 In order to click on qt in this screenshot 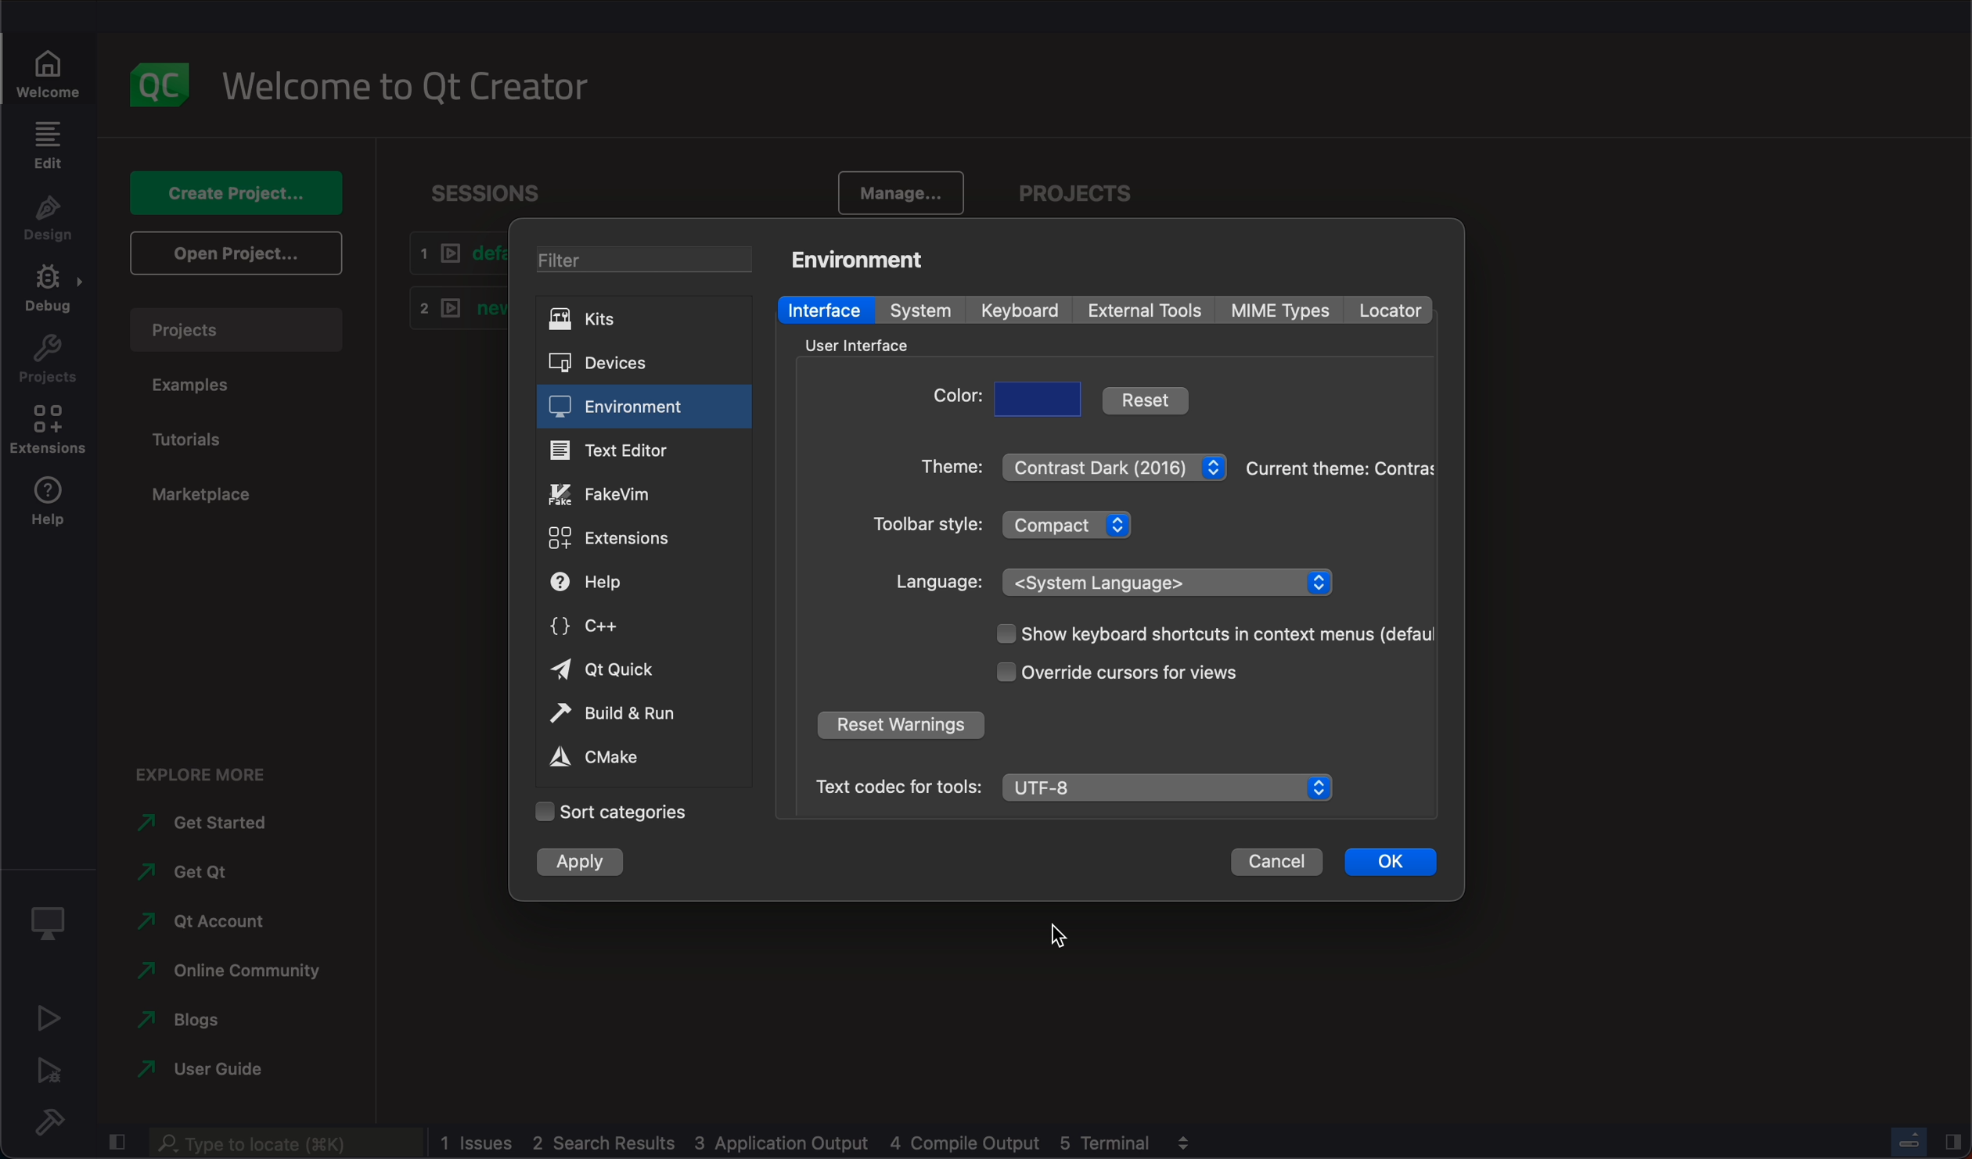, I will do `click(636, 671)`.